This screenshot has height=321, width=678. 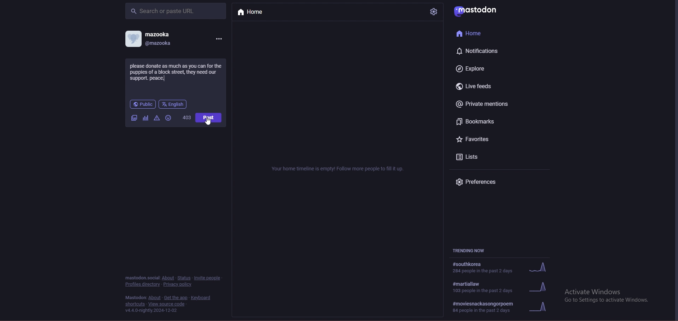 I want to click on privacy policy, so click(x=179, y=284).